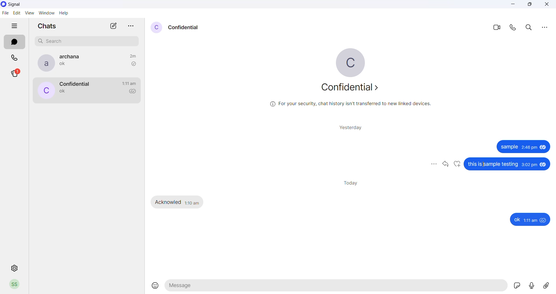 The height and width of the screenshot is (294, 556). I want to click on 3:02 pm, so click(529, 165).